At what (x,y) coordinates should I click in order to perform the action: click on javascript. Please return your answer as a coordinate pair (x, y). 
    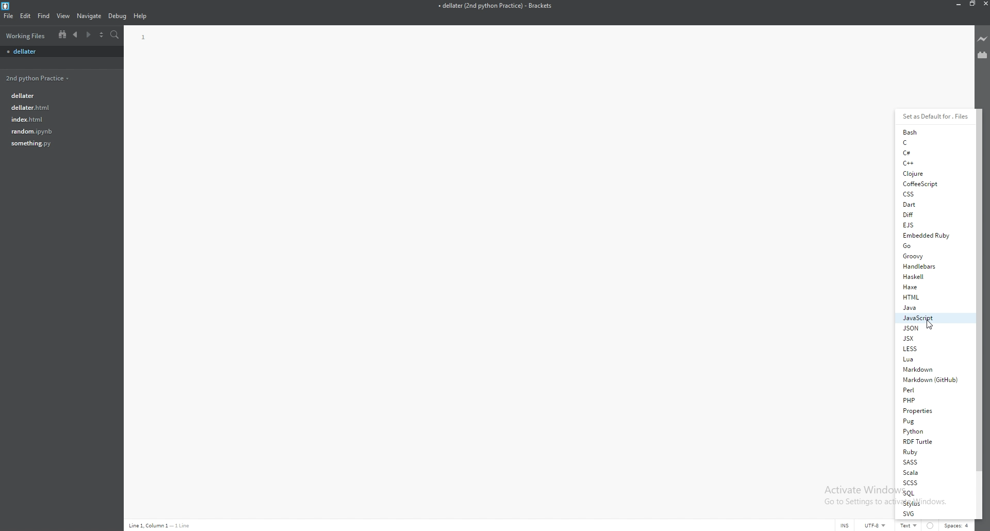
    Looking at the image, I should click on (932, 318).